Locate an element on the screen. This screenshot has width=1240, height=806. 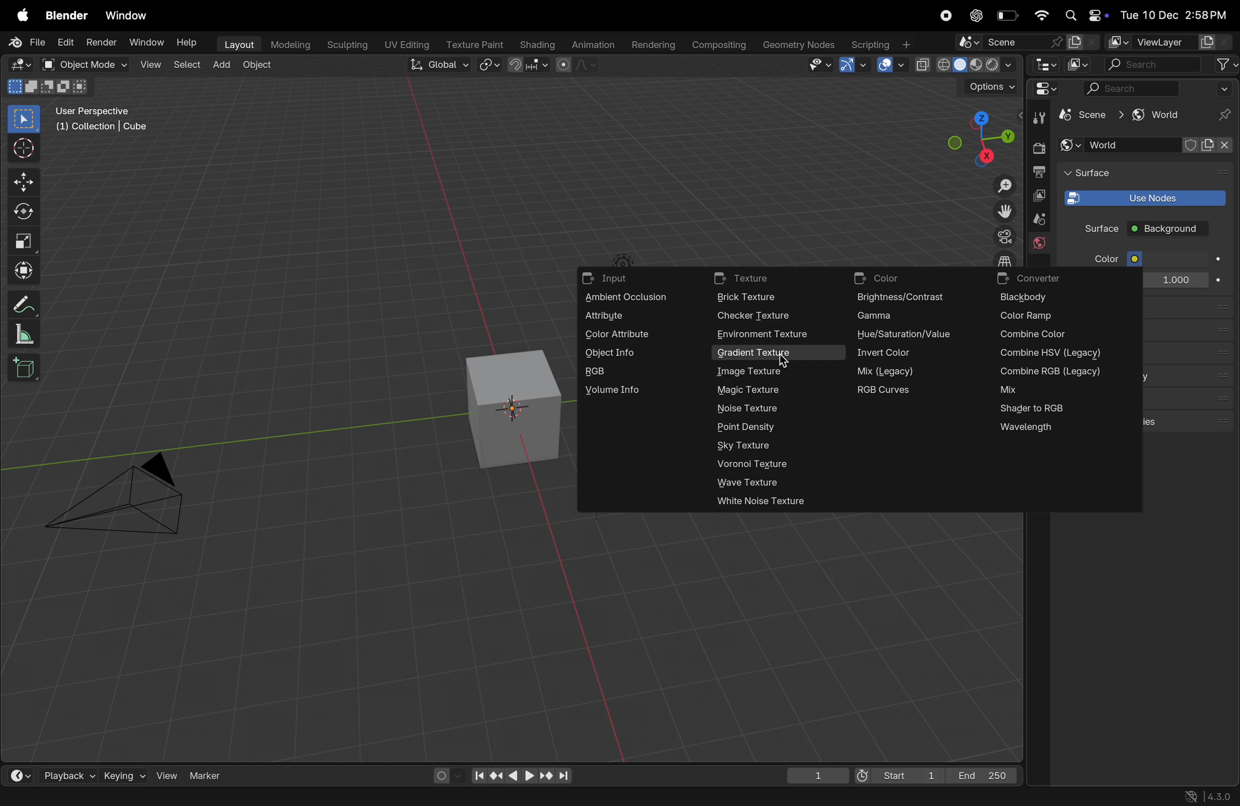
Geometry name is located at coordinates (799, 45).